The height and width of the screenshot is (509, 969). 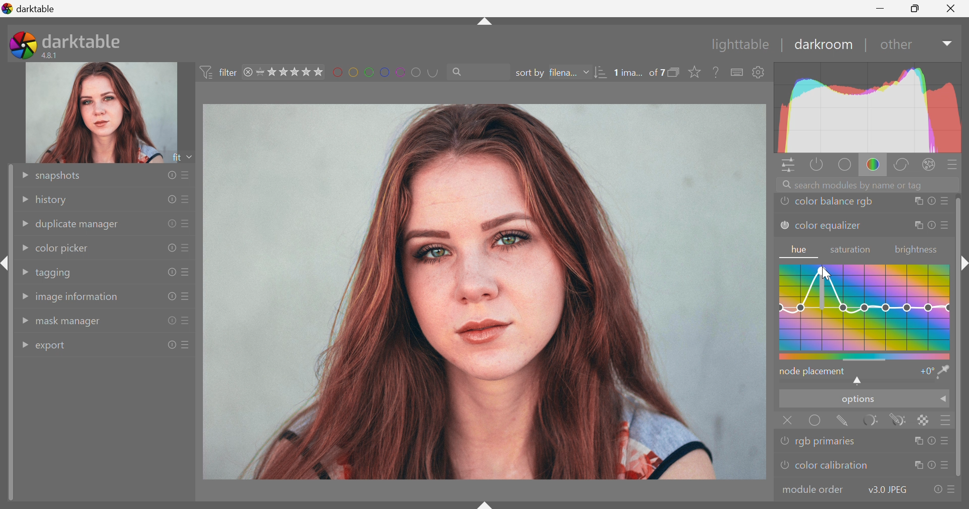 What do you see at coordinates (102, 113) in the screenshot?
I see `image` at bounding box center [102, 113].